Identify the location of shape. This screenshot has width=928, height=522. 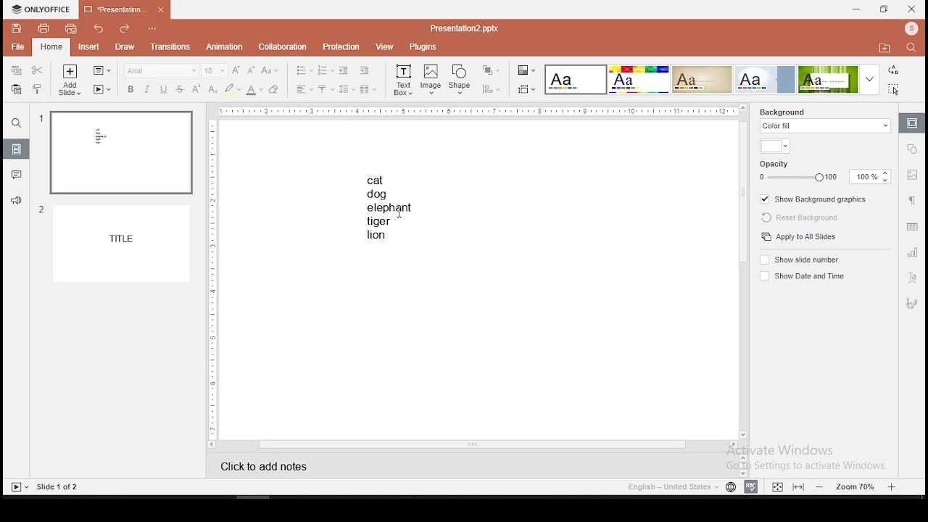
(460, 80).